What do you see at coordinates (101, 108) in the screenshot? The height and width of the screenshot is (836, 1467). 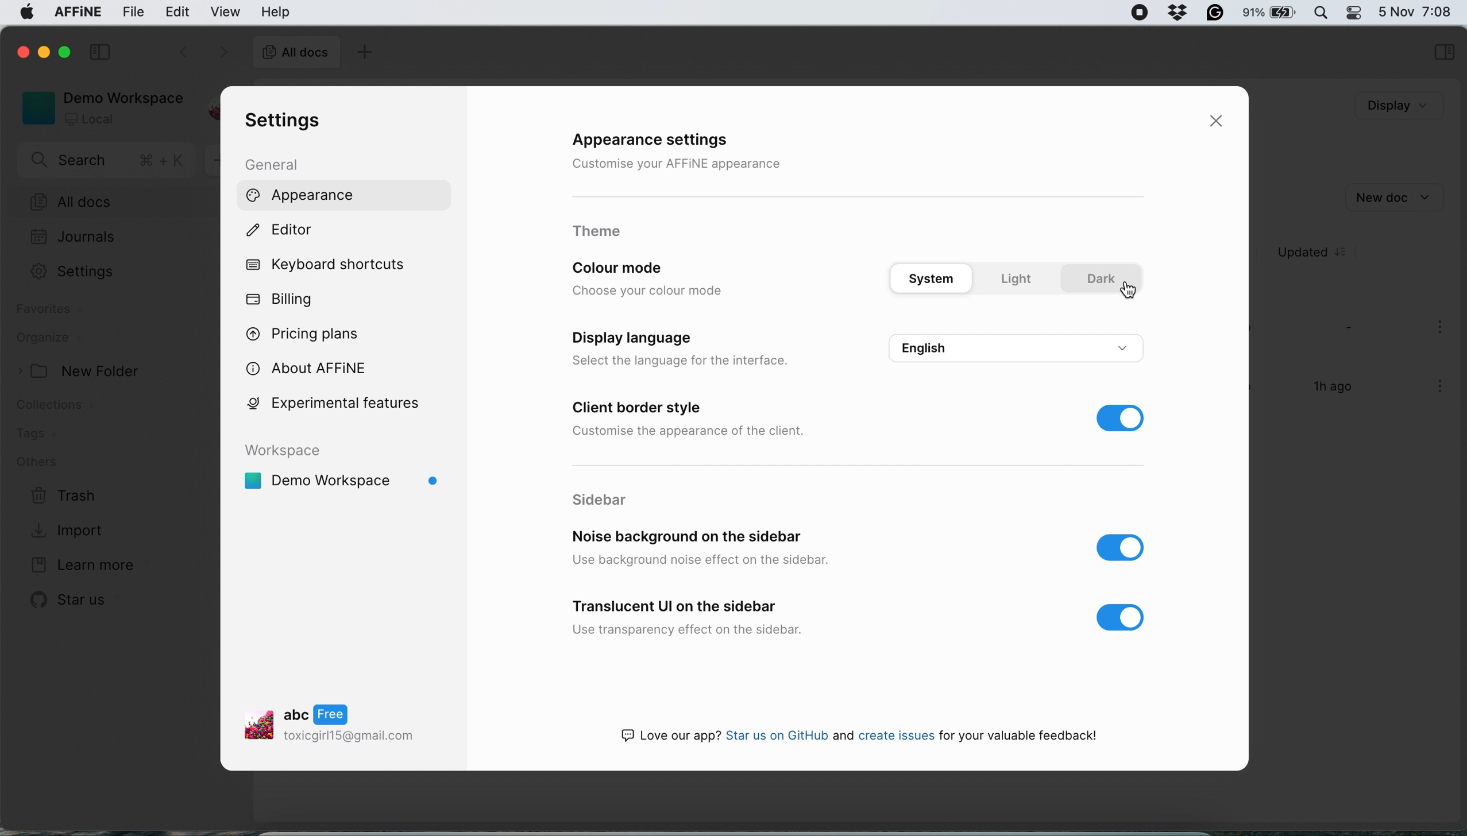 I see `workspace` at bounding box center [101, 108].